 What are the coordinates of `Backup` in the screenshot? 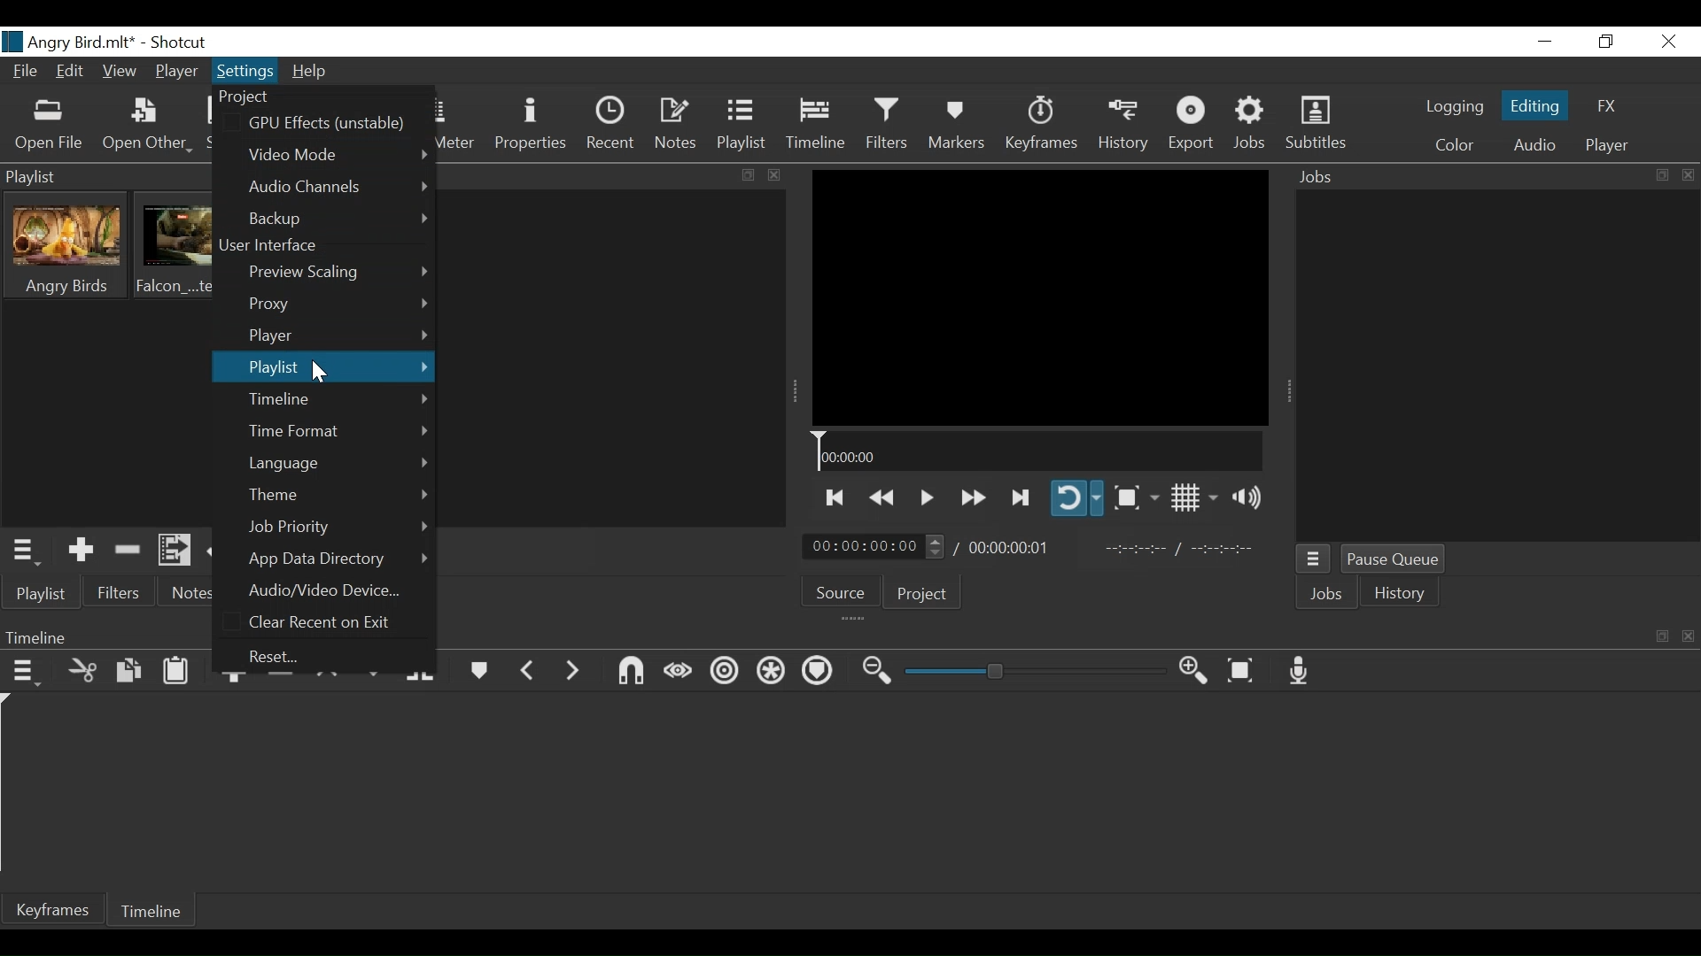 It's located at (341, 220).